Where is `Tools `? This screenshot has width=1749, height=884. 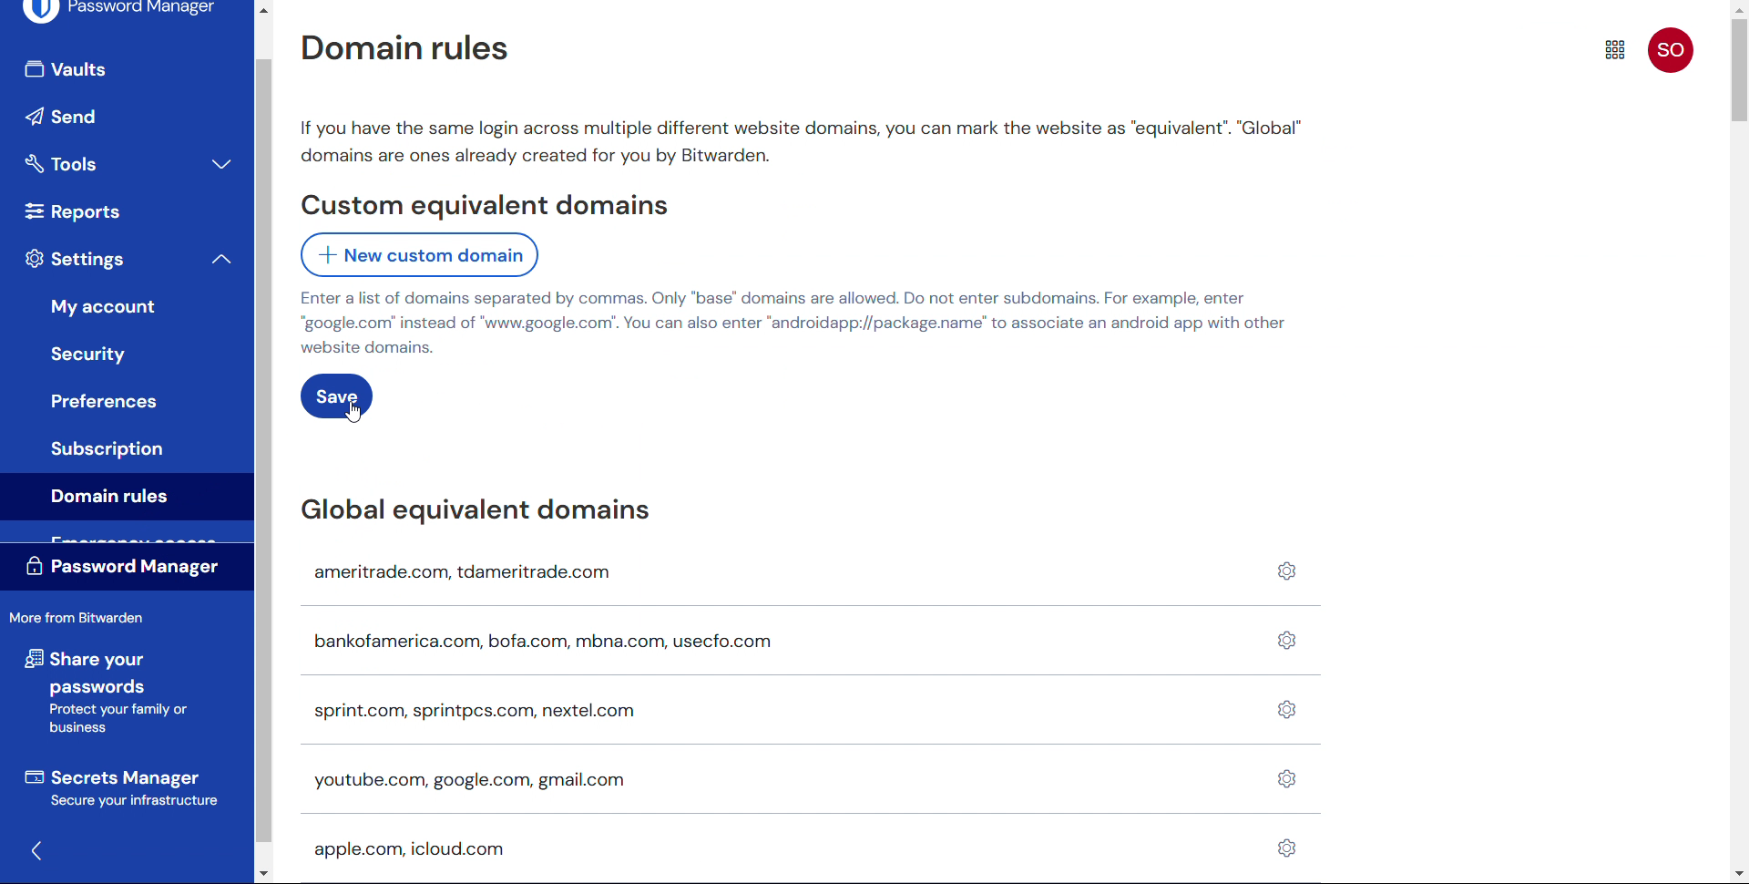 Tools  is located at coordinates (96, 162).